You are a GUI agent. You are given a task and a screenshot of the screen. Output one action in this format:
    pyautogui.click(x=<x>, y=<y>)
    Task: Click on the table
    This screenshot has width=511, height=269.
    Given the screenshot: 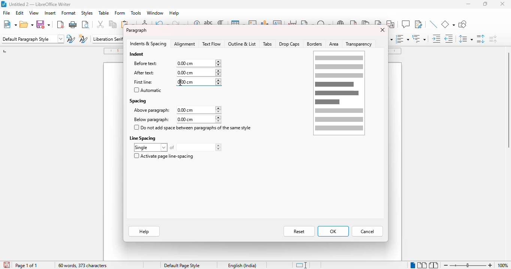 What is the action you would take?
    pyautogui.click(x=104, y=13)
    